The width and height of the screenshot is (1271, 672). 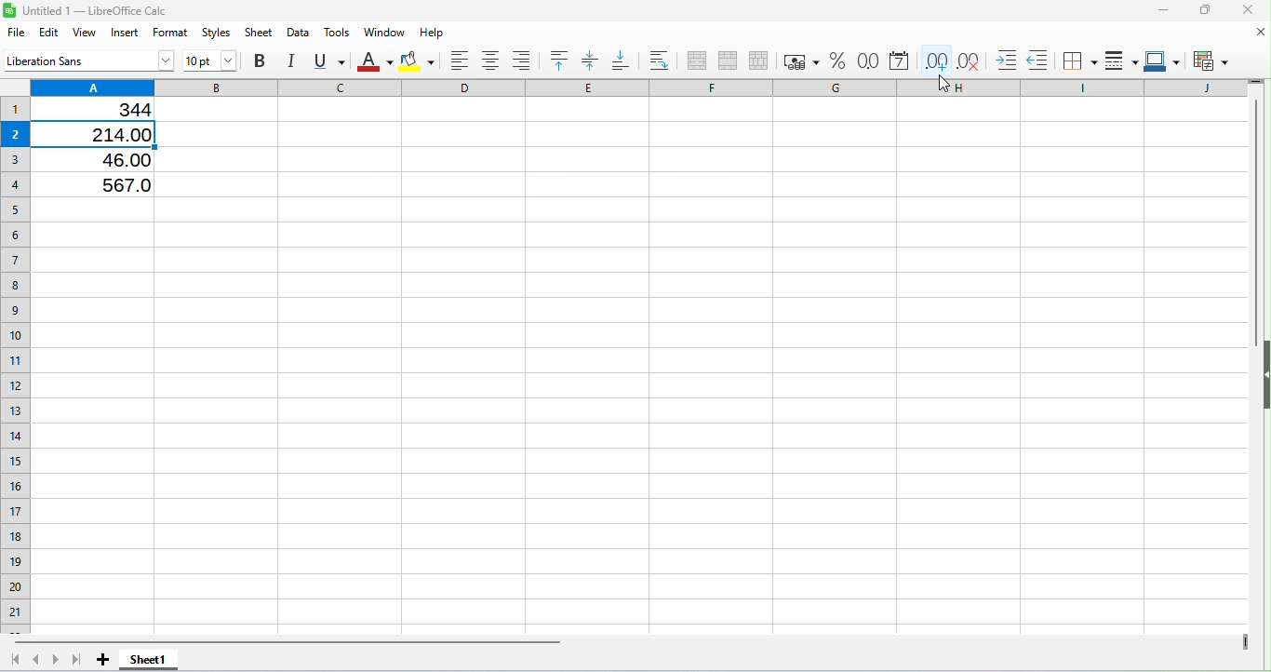 What do you see at coordinates (462, 61) in the screenshot?
I see `Align left` at bounding box center [462, 61].